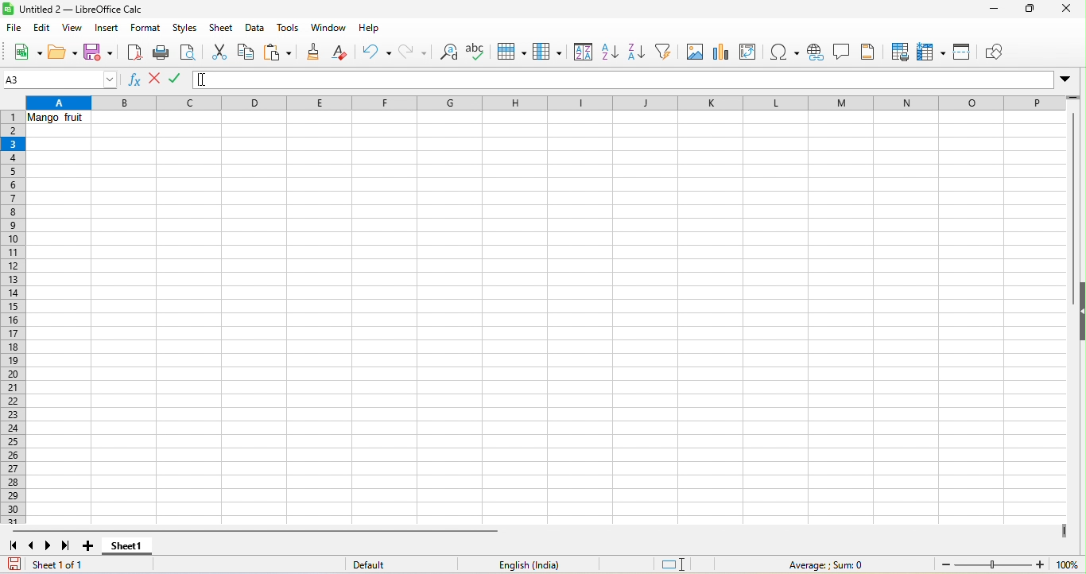  I want to click on sort ascending, so click(608, 53).